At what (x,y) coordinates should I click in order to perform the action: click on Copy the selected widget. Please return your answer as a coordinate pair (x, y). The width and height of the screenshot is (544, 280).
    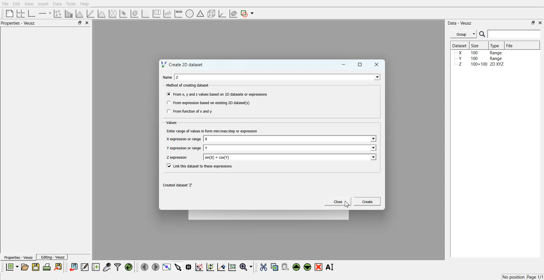
    Looking at the image, I should click on (275, 267).